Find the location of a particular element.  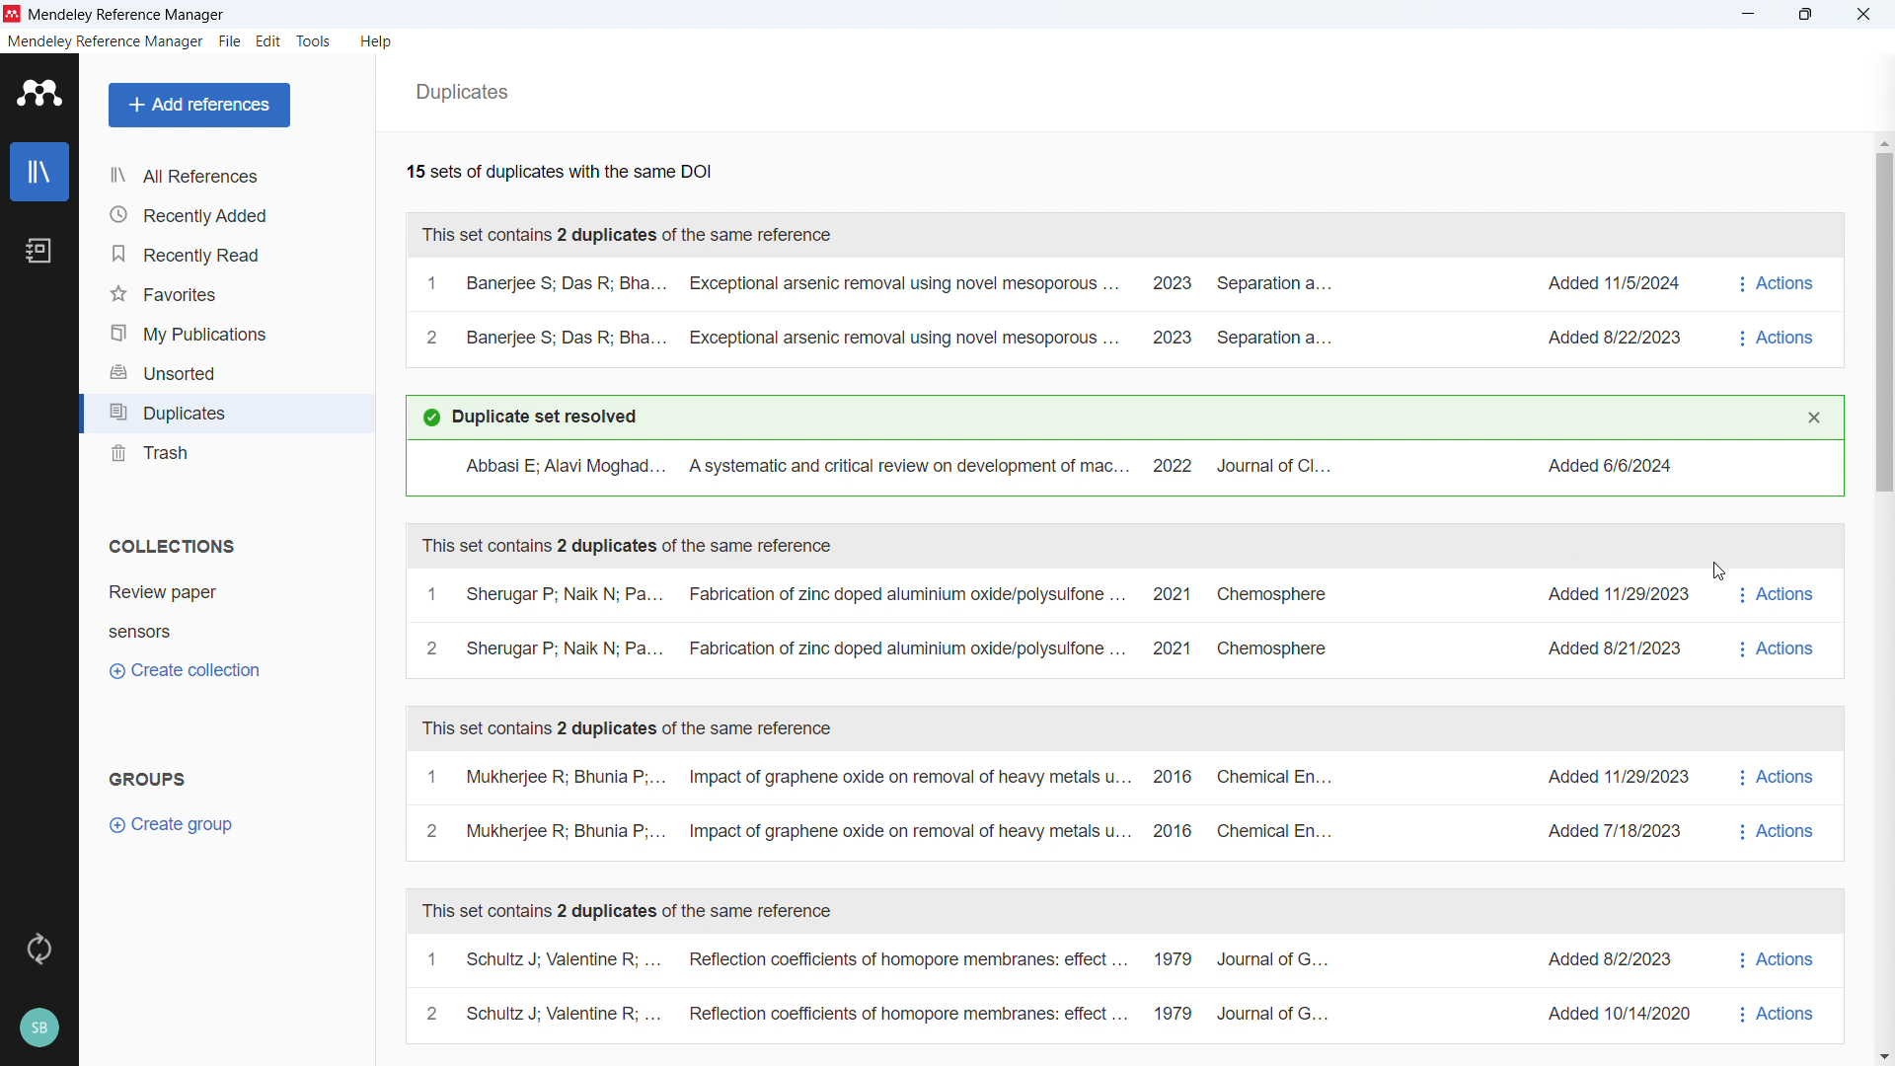

Collection 1  is located at coordinates (165, 592).